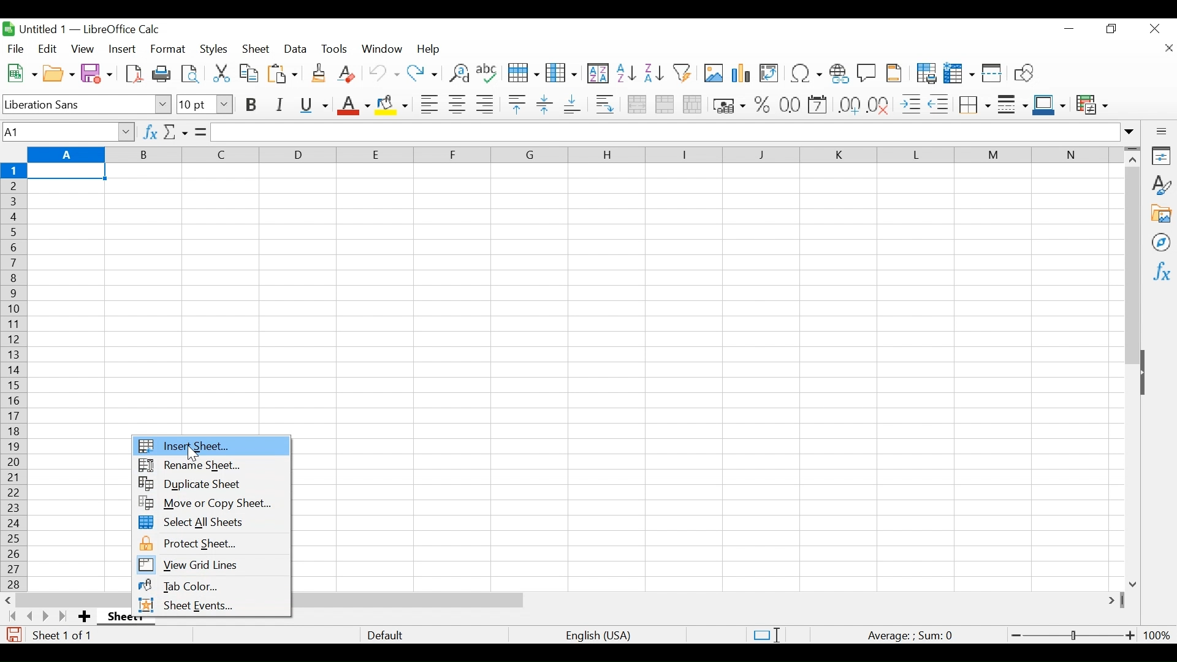 Image resolution: width=1177 pixels, height=662 pixels. What do you see at coordinates (910, 104) in the screenshot?
I see `Increase Indent` at bounding box center [910, 104].